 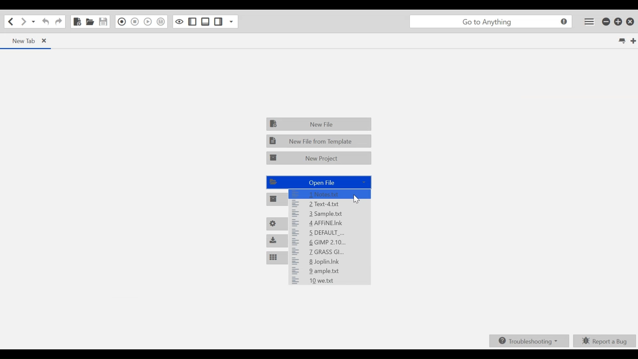 I want to click on Redo the last action, so click(x=46, y=22).